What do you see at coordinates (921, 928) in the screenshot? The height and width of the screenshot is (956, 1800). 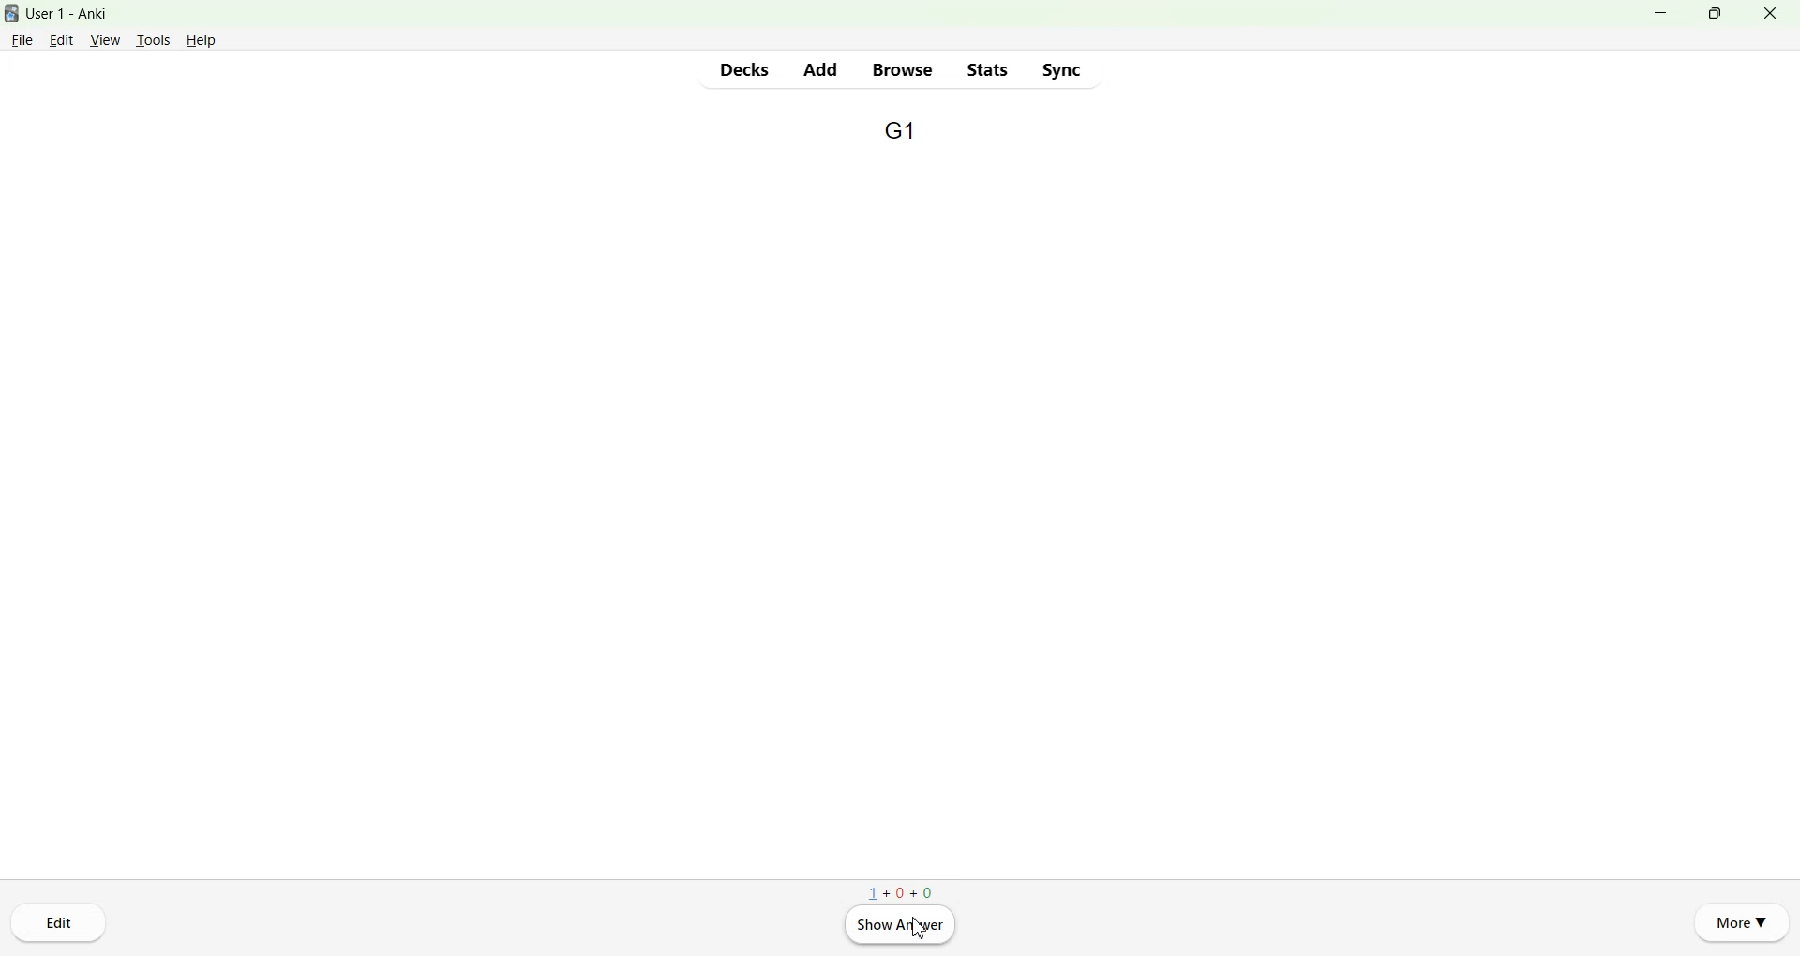 I see `Cursor` at bounding box center [921, 928].